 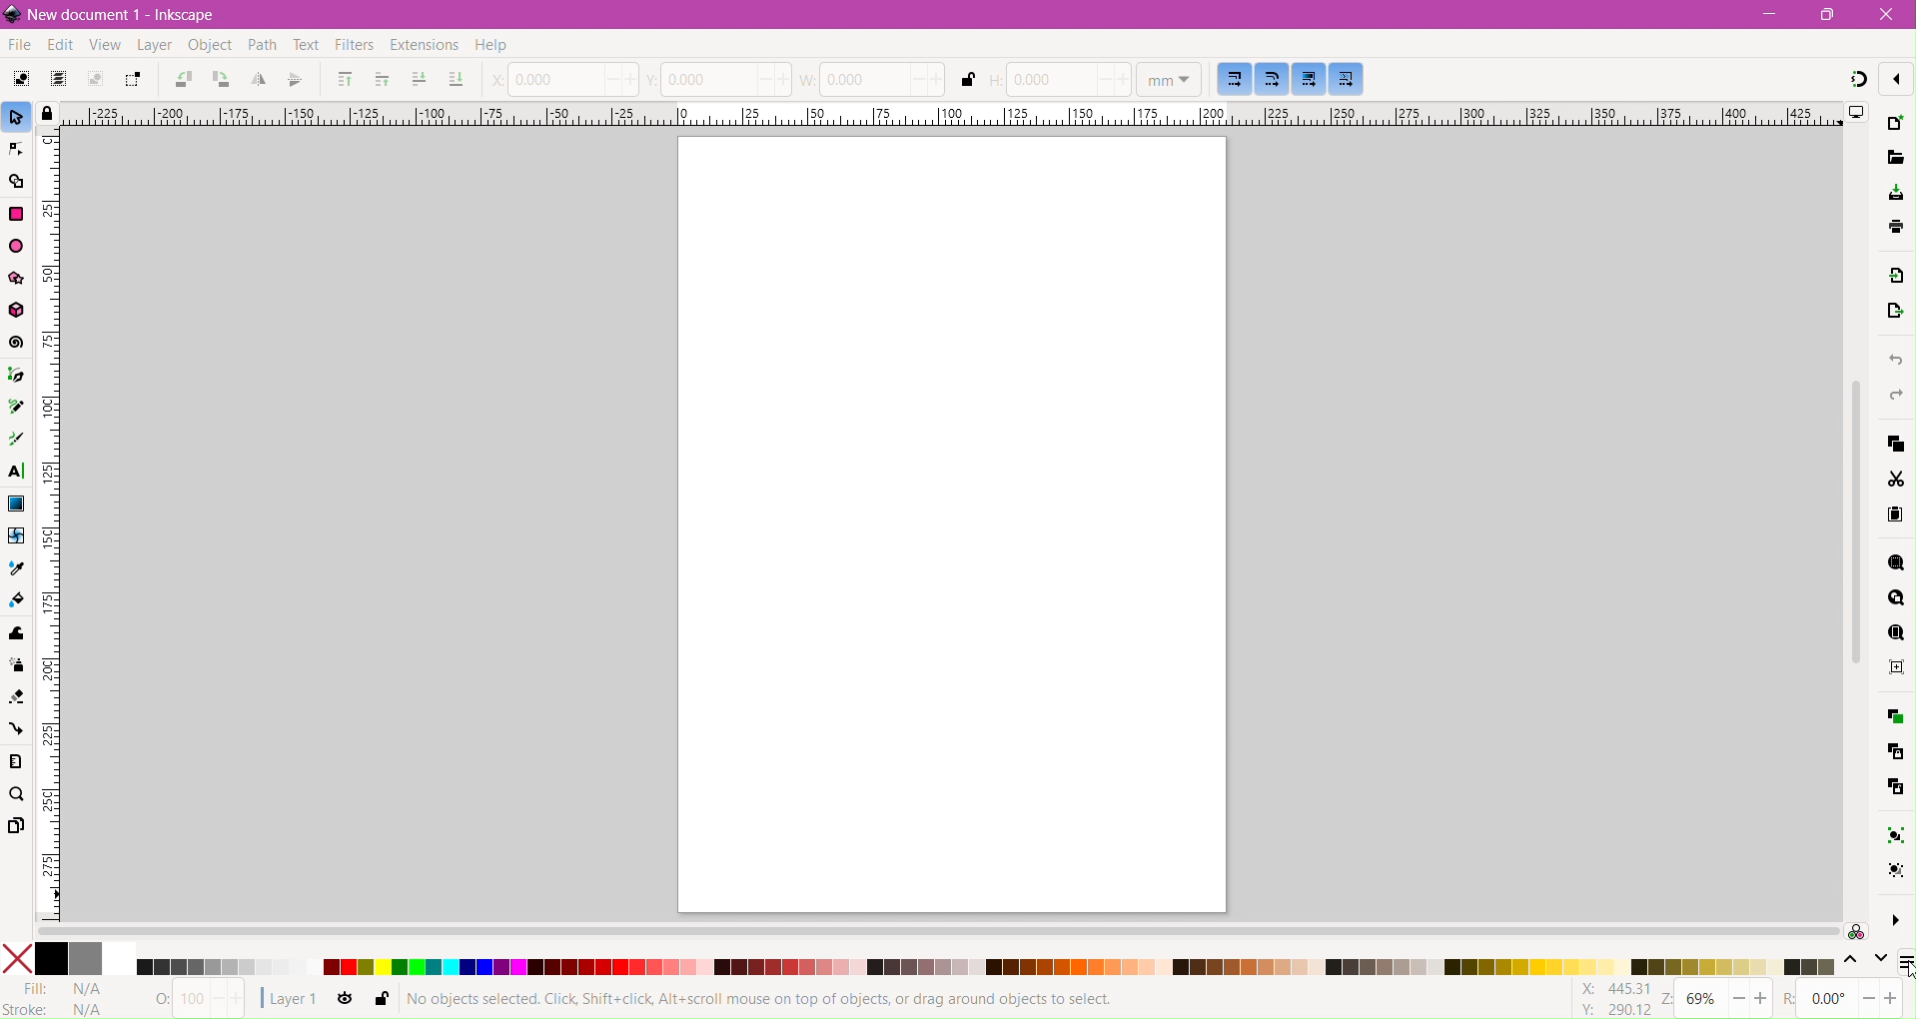 I want to click on Eraser Tool, so click(x=17, y=694).